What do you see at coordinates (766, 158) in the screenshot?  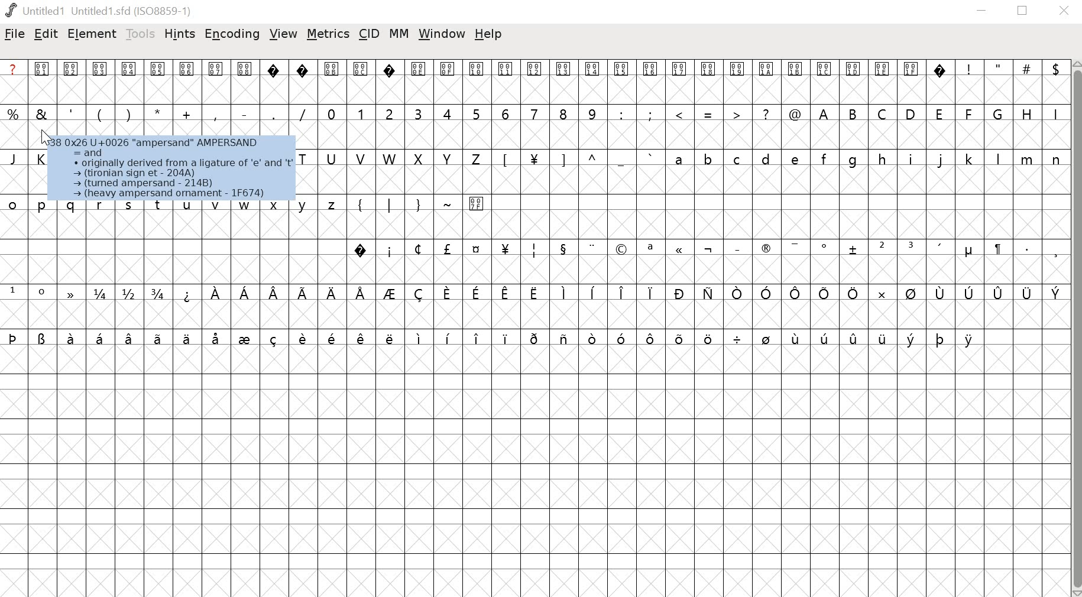 I see `d` at bounding box center [766, 158].